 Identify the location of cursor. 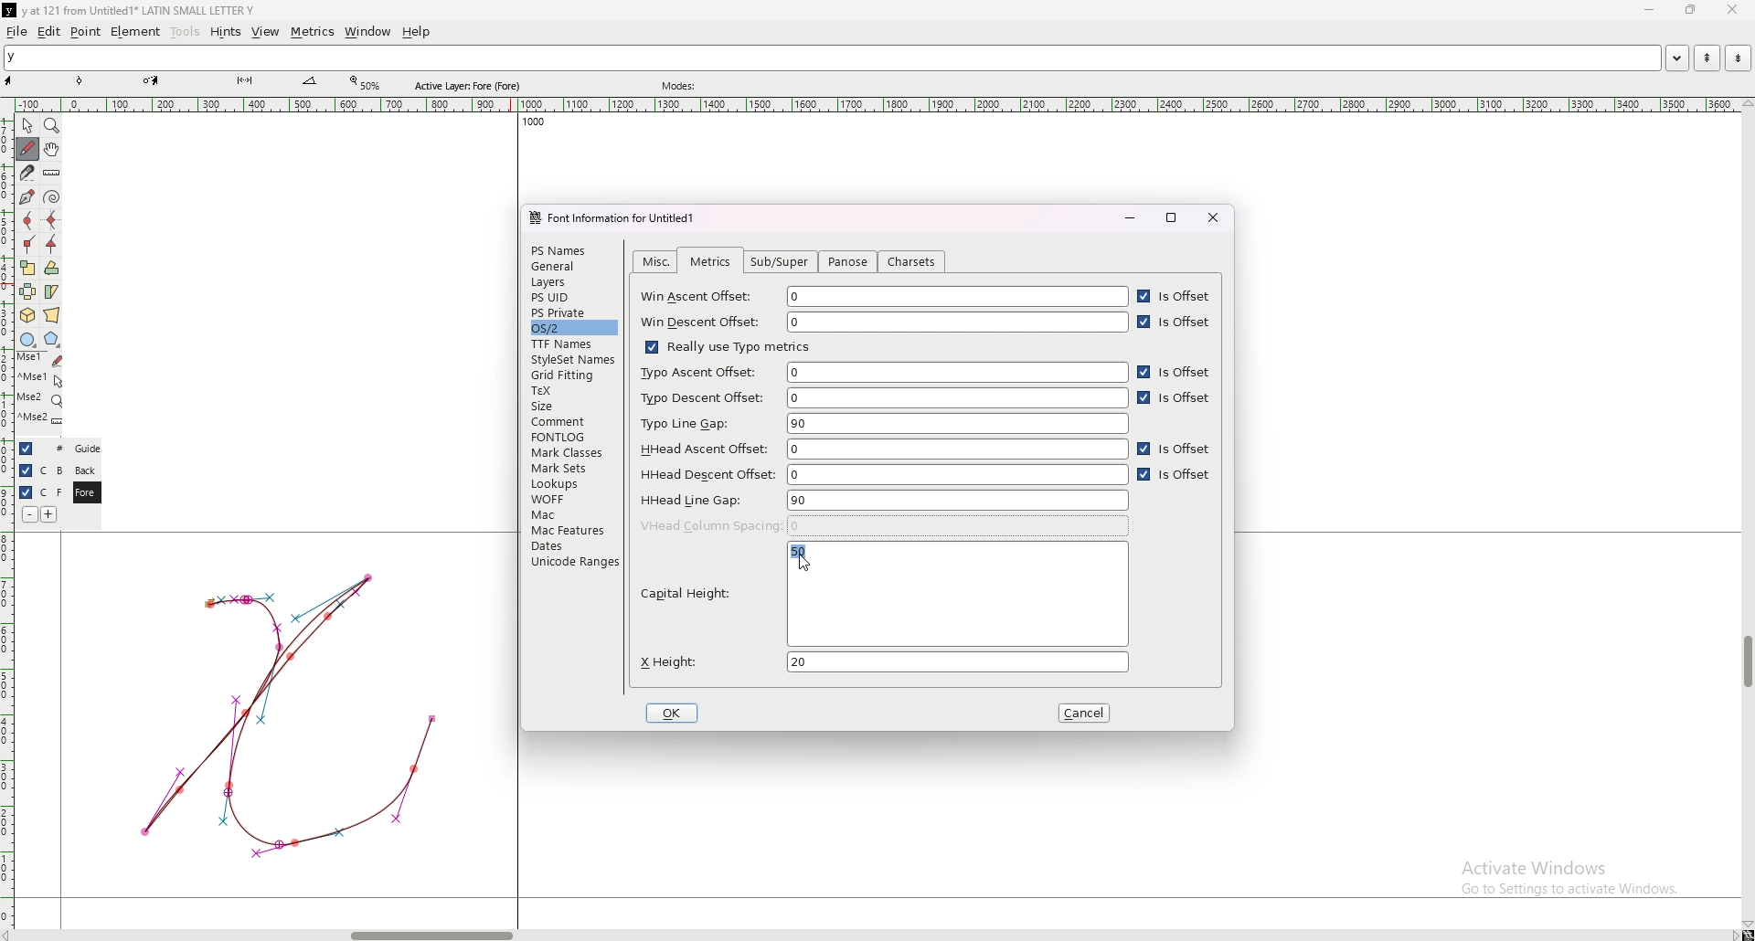
(802, 563).